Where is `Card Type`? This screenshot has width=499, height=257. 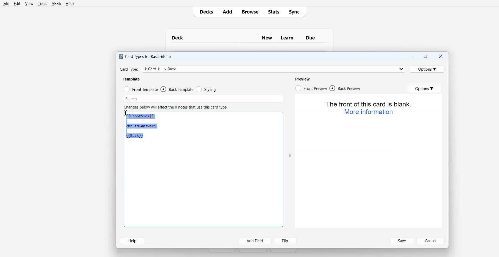 Card Type is located at coordinates (262, 69).